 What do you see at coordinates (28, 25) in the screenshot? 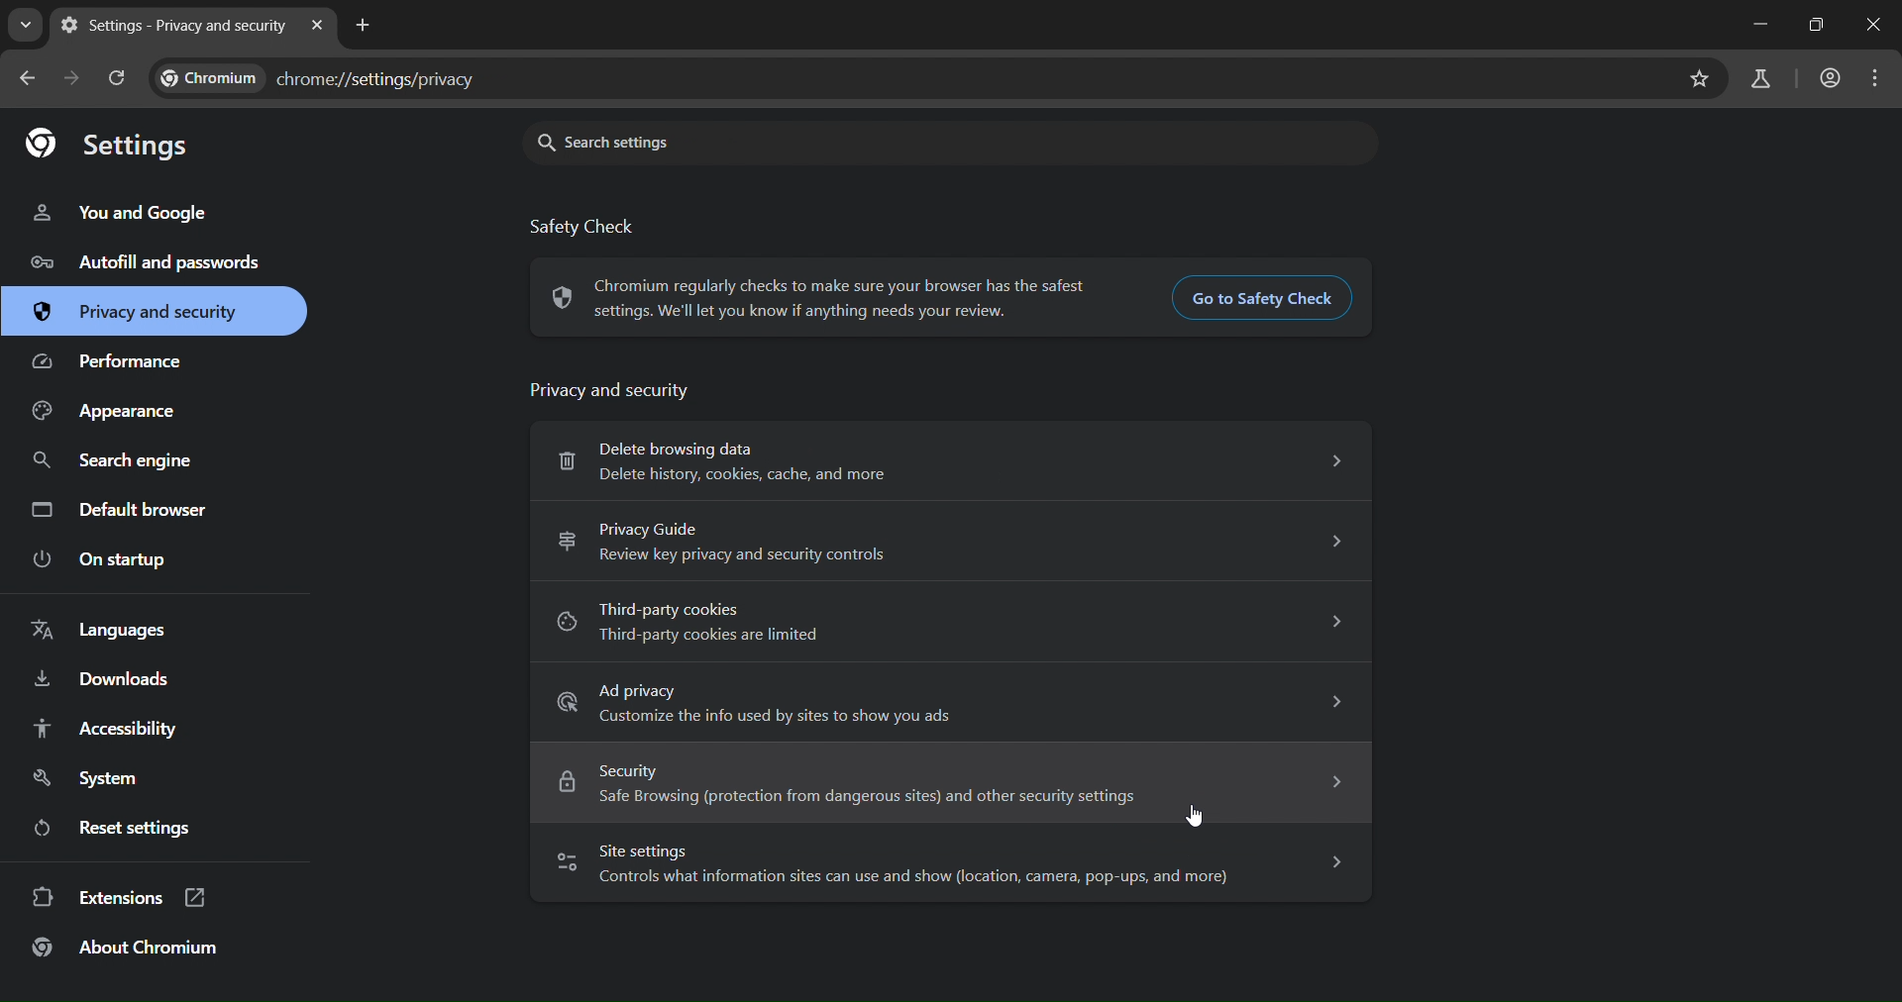
I see `search tabs` at bounding box center [28, 25].